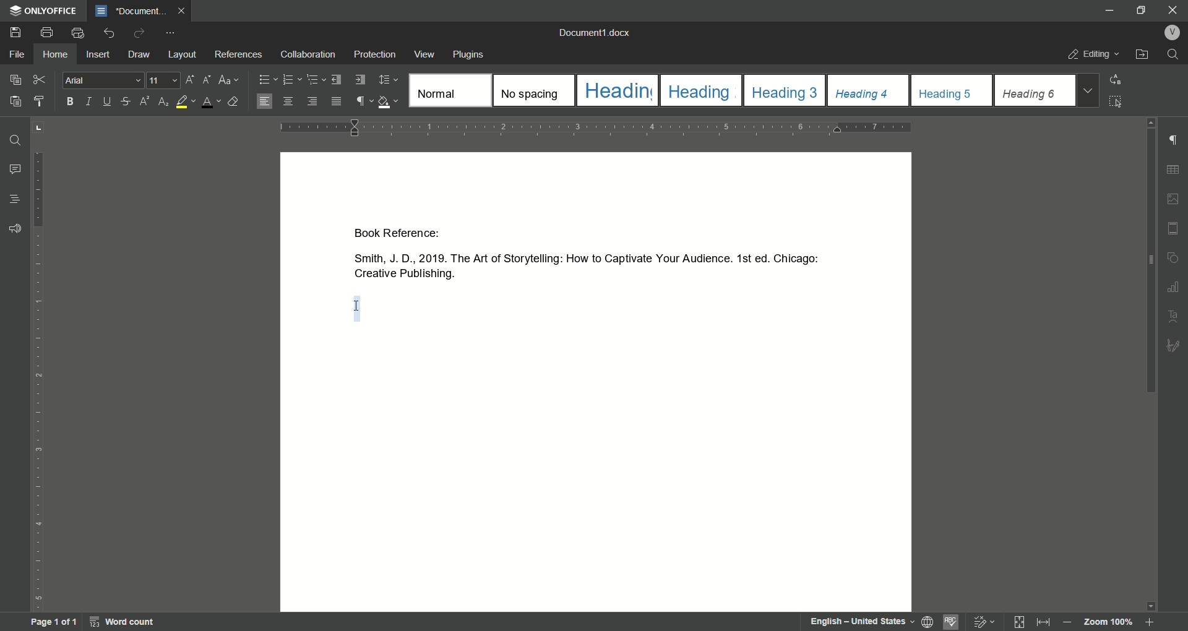 The image size is (1188, 631). What do you see at coordinates (44, 11) in the screenshot?
I see `onlyoffice logo` at bounding box center [44, 11].